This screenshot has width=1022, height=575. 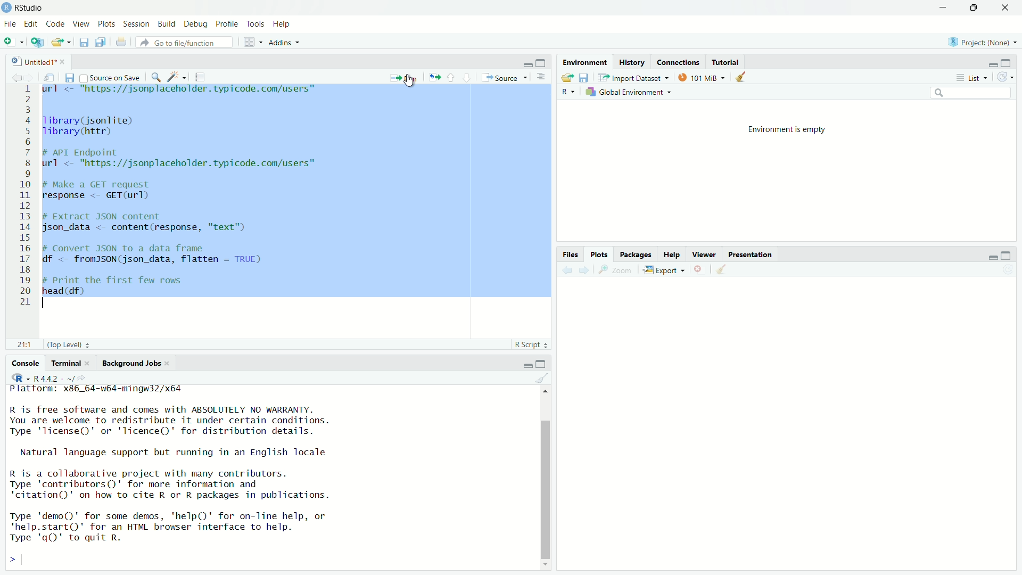 I want to click on Type 'demo()' for some demos, 'help()' for on-line help, or
'help.start()"' for an HTML browser interface to help.
Type 'qQ)' to quit R., so click(x=168, y=529).